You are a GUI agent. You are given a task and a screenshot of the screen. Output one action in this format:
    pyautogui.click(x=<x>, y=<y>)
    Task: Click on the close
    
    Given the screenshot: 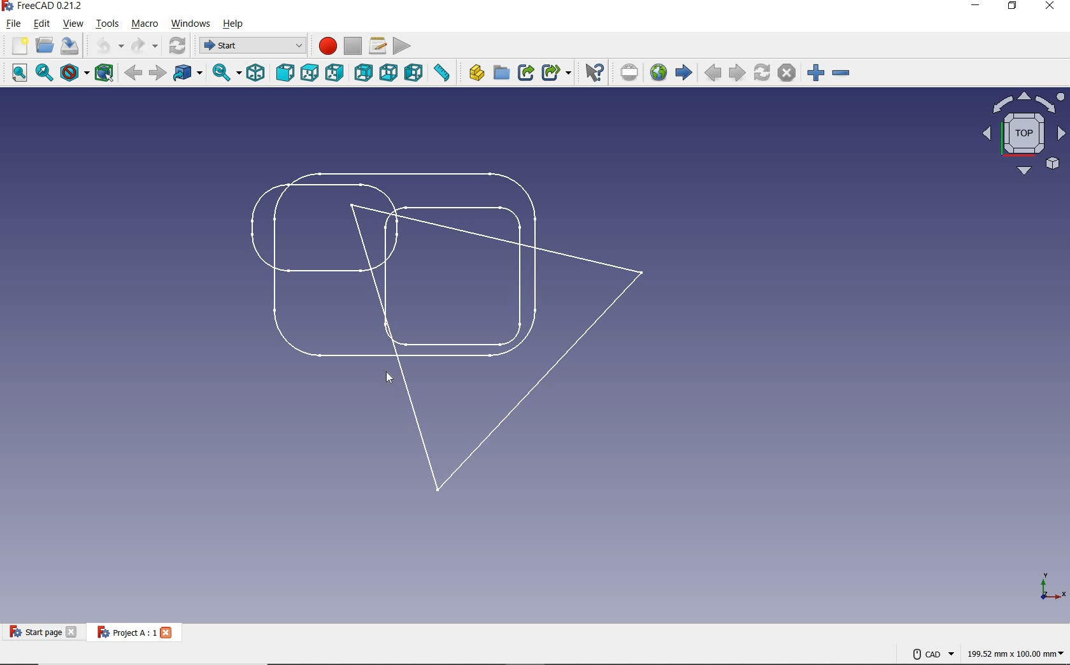 What is the action you would take?
    pyautogui.click(x=166, y=633)
    